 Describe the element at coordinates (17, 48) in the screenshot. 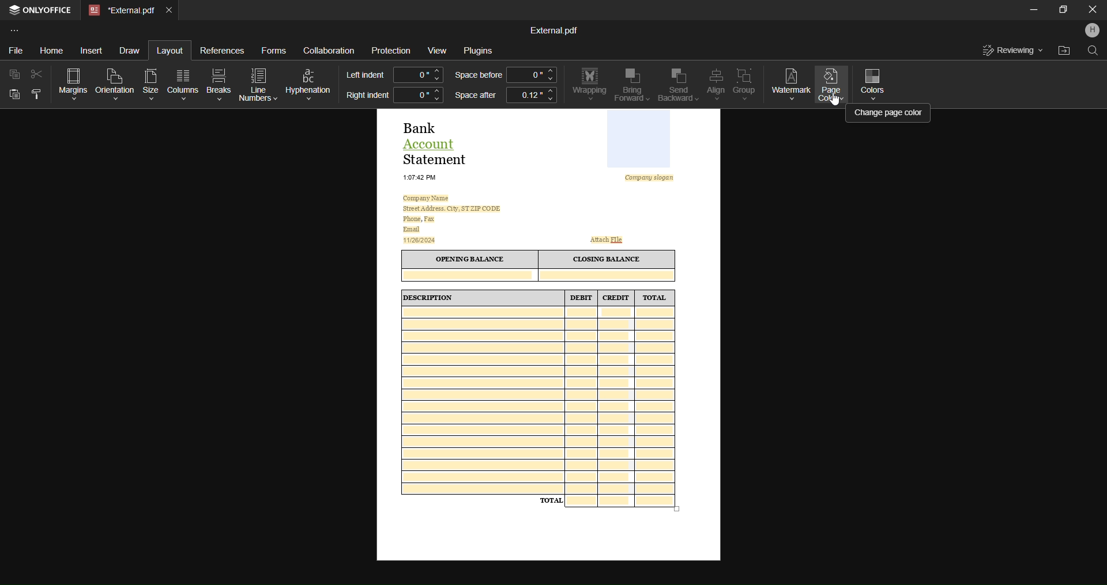

I see `File` at that location.